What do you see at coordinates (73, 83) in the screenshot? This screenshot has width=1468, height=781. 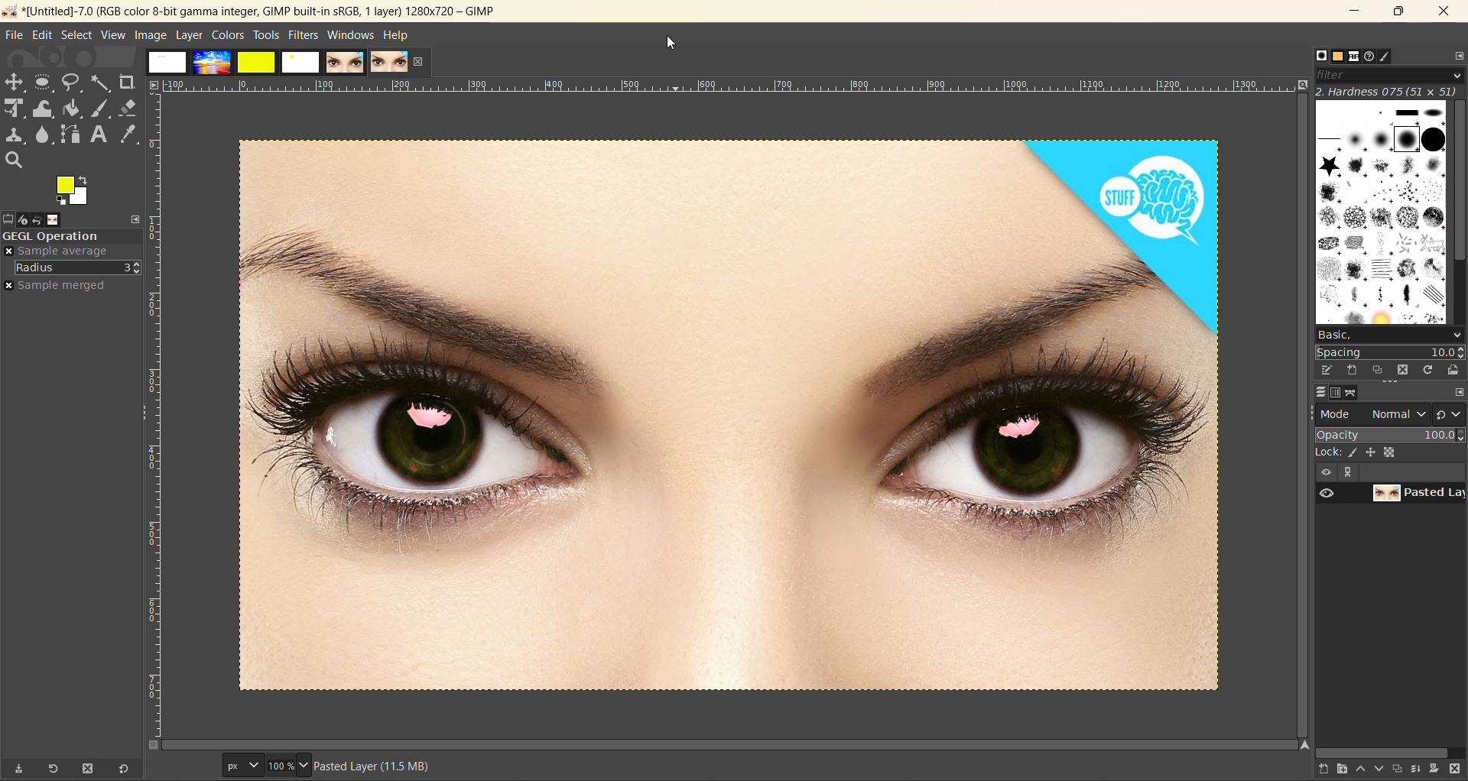 I see `free select tool` at bounding box center [73, 83].